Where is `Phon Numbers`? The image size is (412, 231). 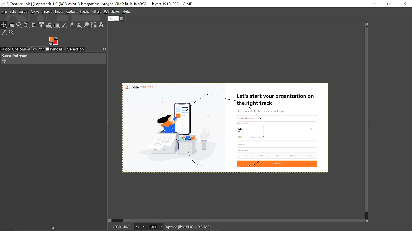
Phon Numbers is located at coordinates (277, 137).